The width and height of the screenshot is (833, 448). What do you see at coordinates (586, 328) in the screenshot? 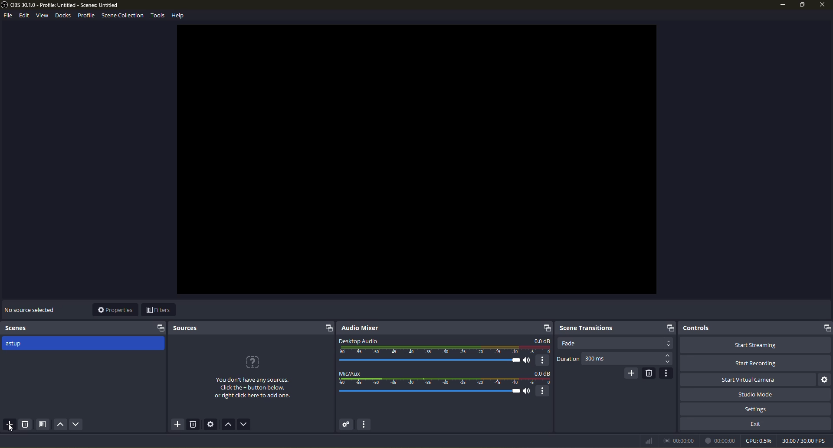
I see `scene trasitions` at bounding box center [586, 328].